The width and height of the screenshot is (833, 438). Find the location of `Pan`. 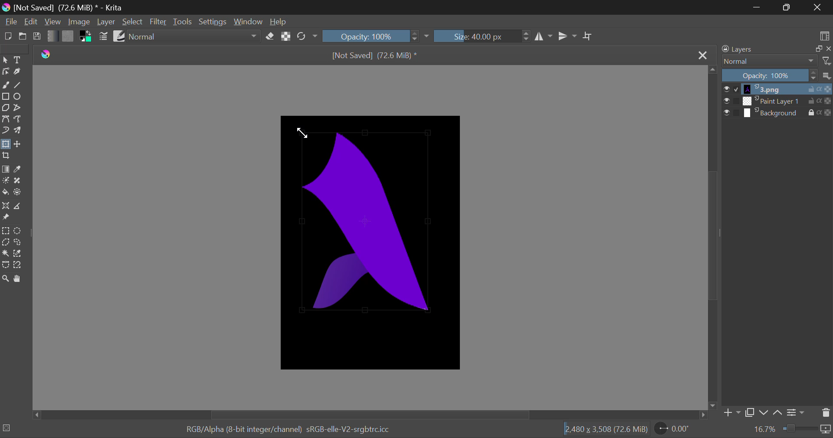

Pan is located at coordinates (20, 278).